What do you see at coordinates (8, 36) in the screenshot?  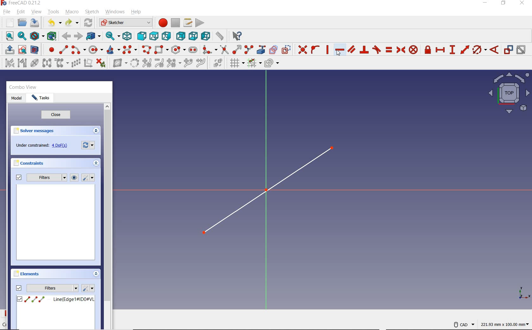 I see `FIT ALL` at bounding box center [8, 36].